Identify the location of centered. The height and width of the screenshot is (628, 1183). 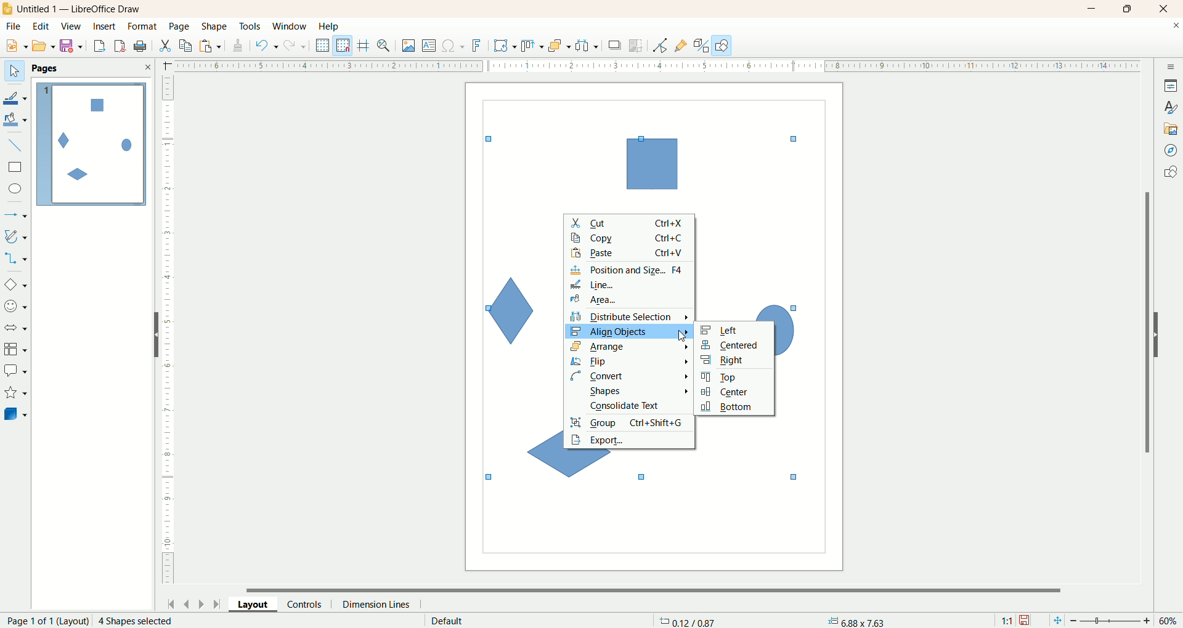
(735, 345).